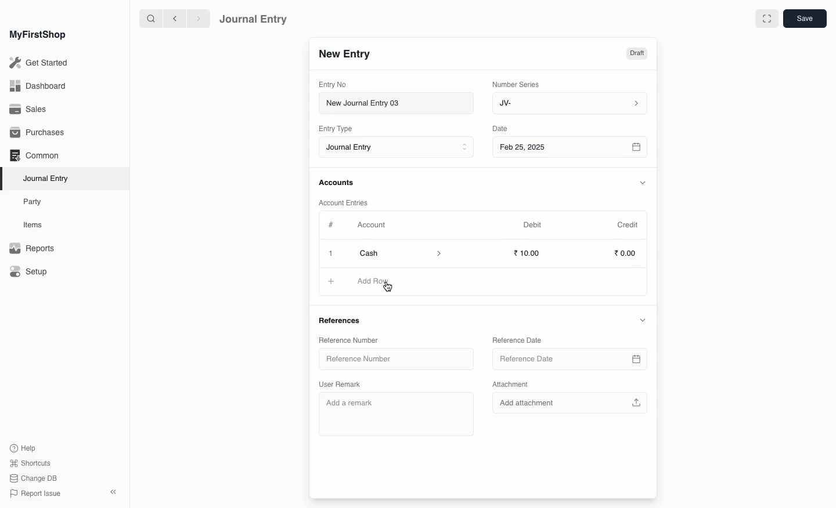  What do you see at coordinates (34, 494) in the screenshot?
I see `Report Issue` at bounding box center [34, 494].